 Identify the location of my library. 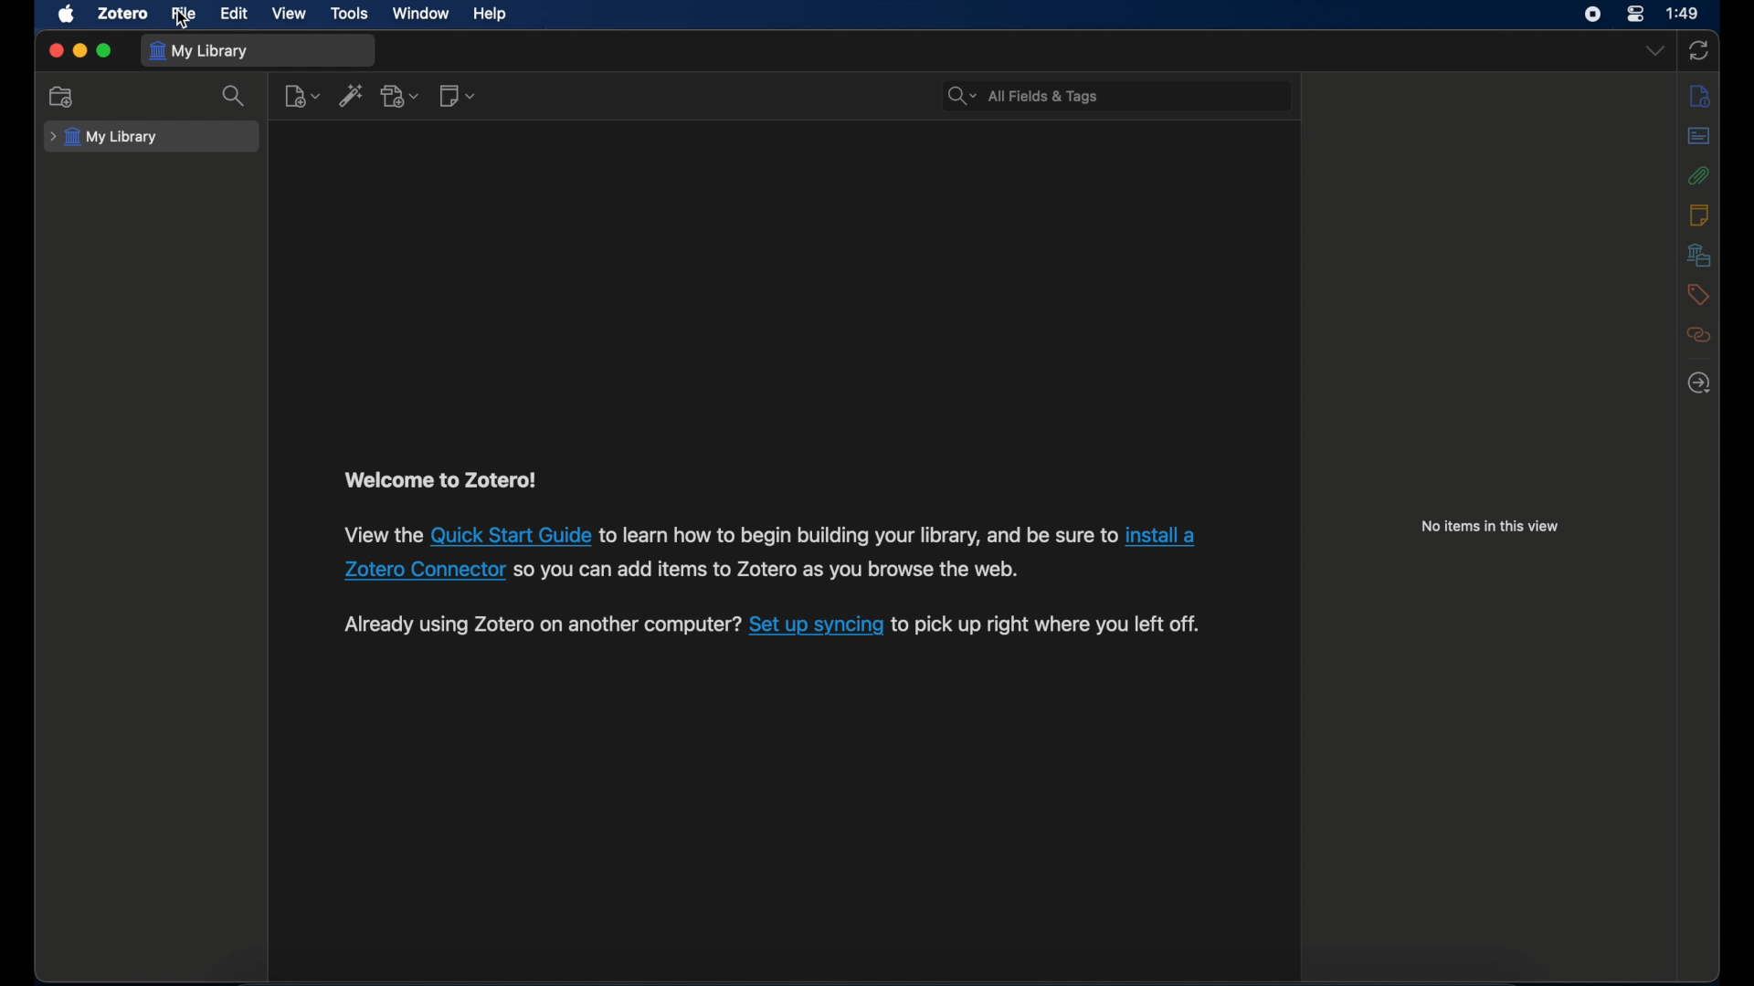
(197, 50).